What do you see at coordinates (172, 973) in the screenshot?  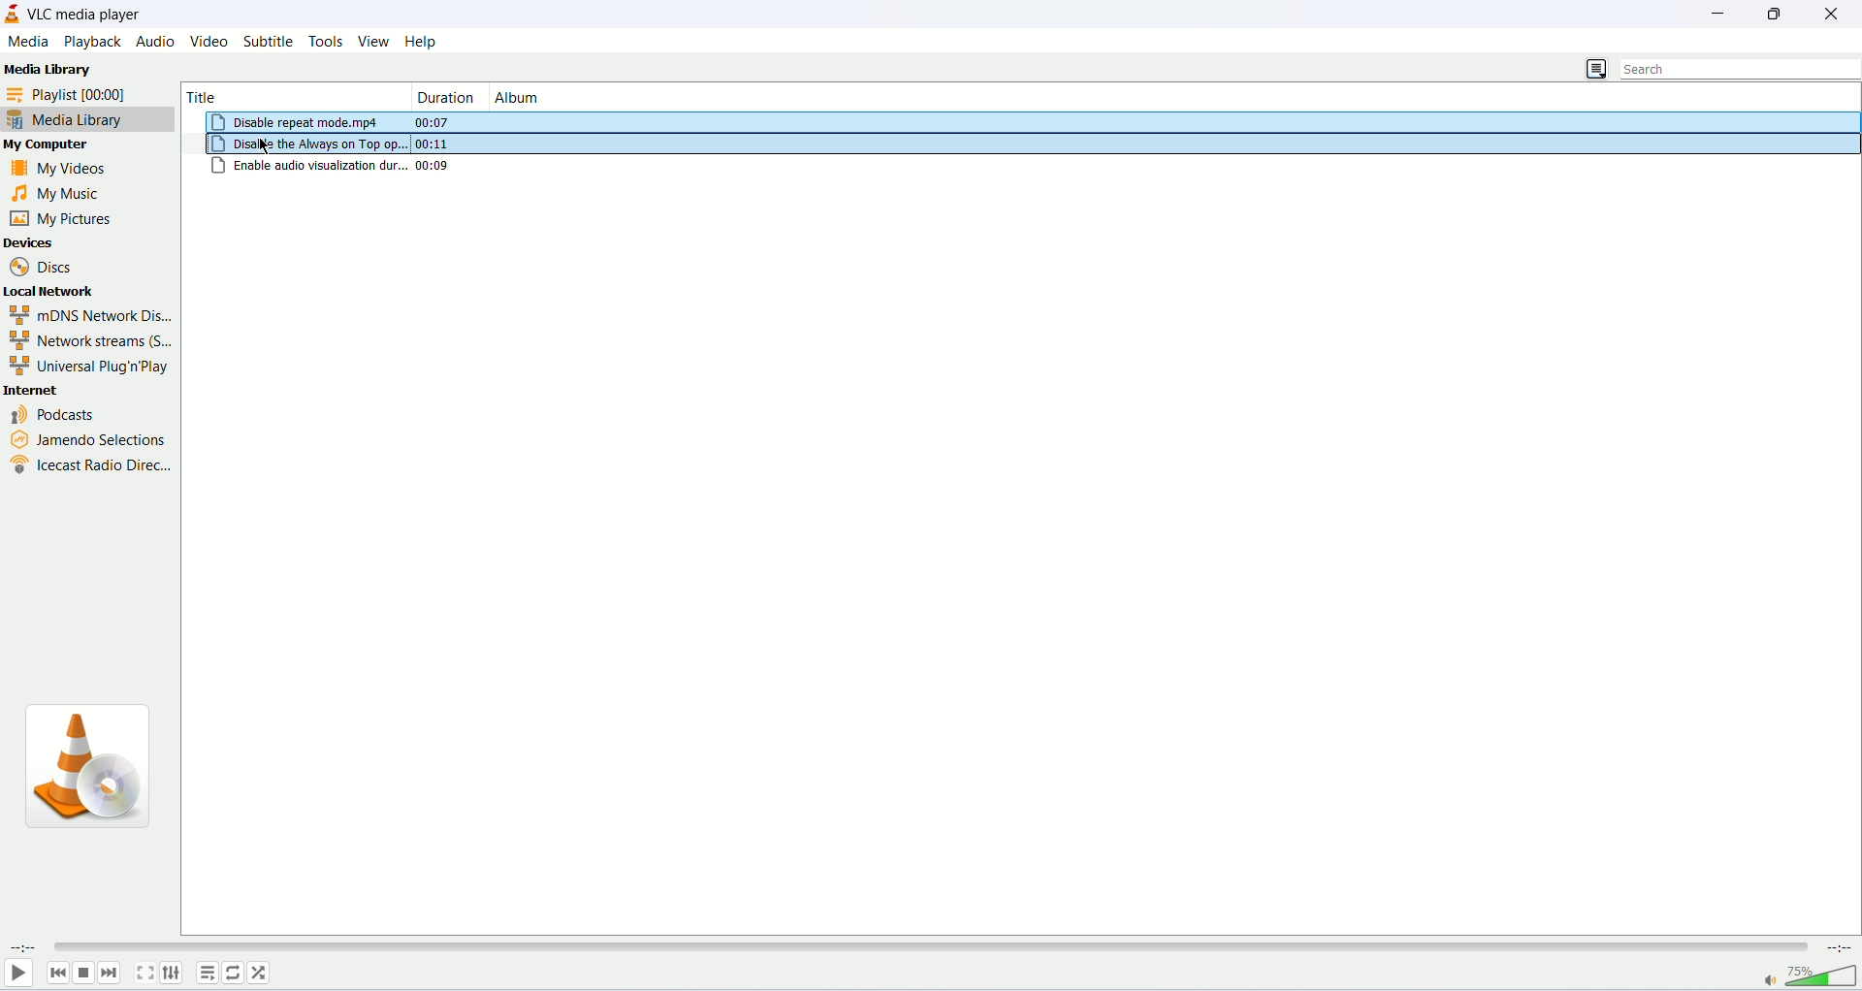 I see `extended settings` at bounding box center [172, 973].